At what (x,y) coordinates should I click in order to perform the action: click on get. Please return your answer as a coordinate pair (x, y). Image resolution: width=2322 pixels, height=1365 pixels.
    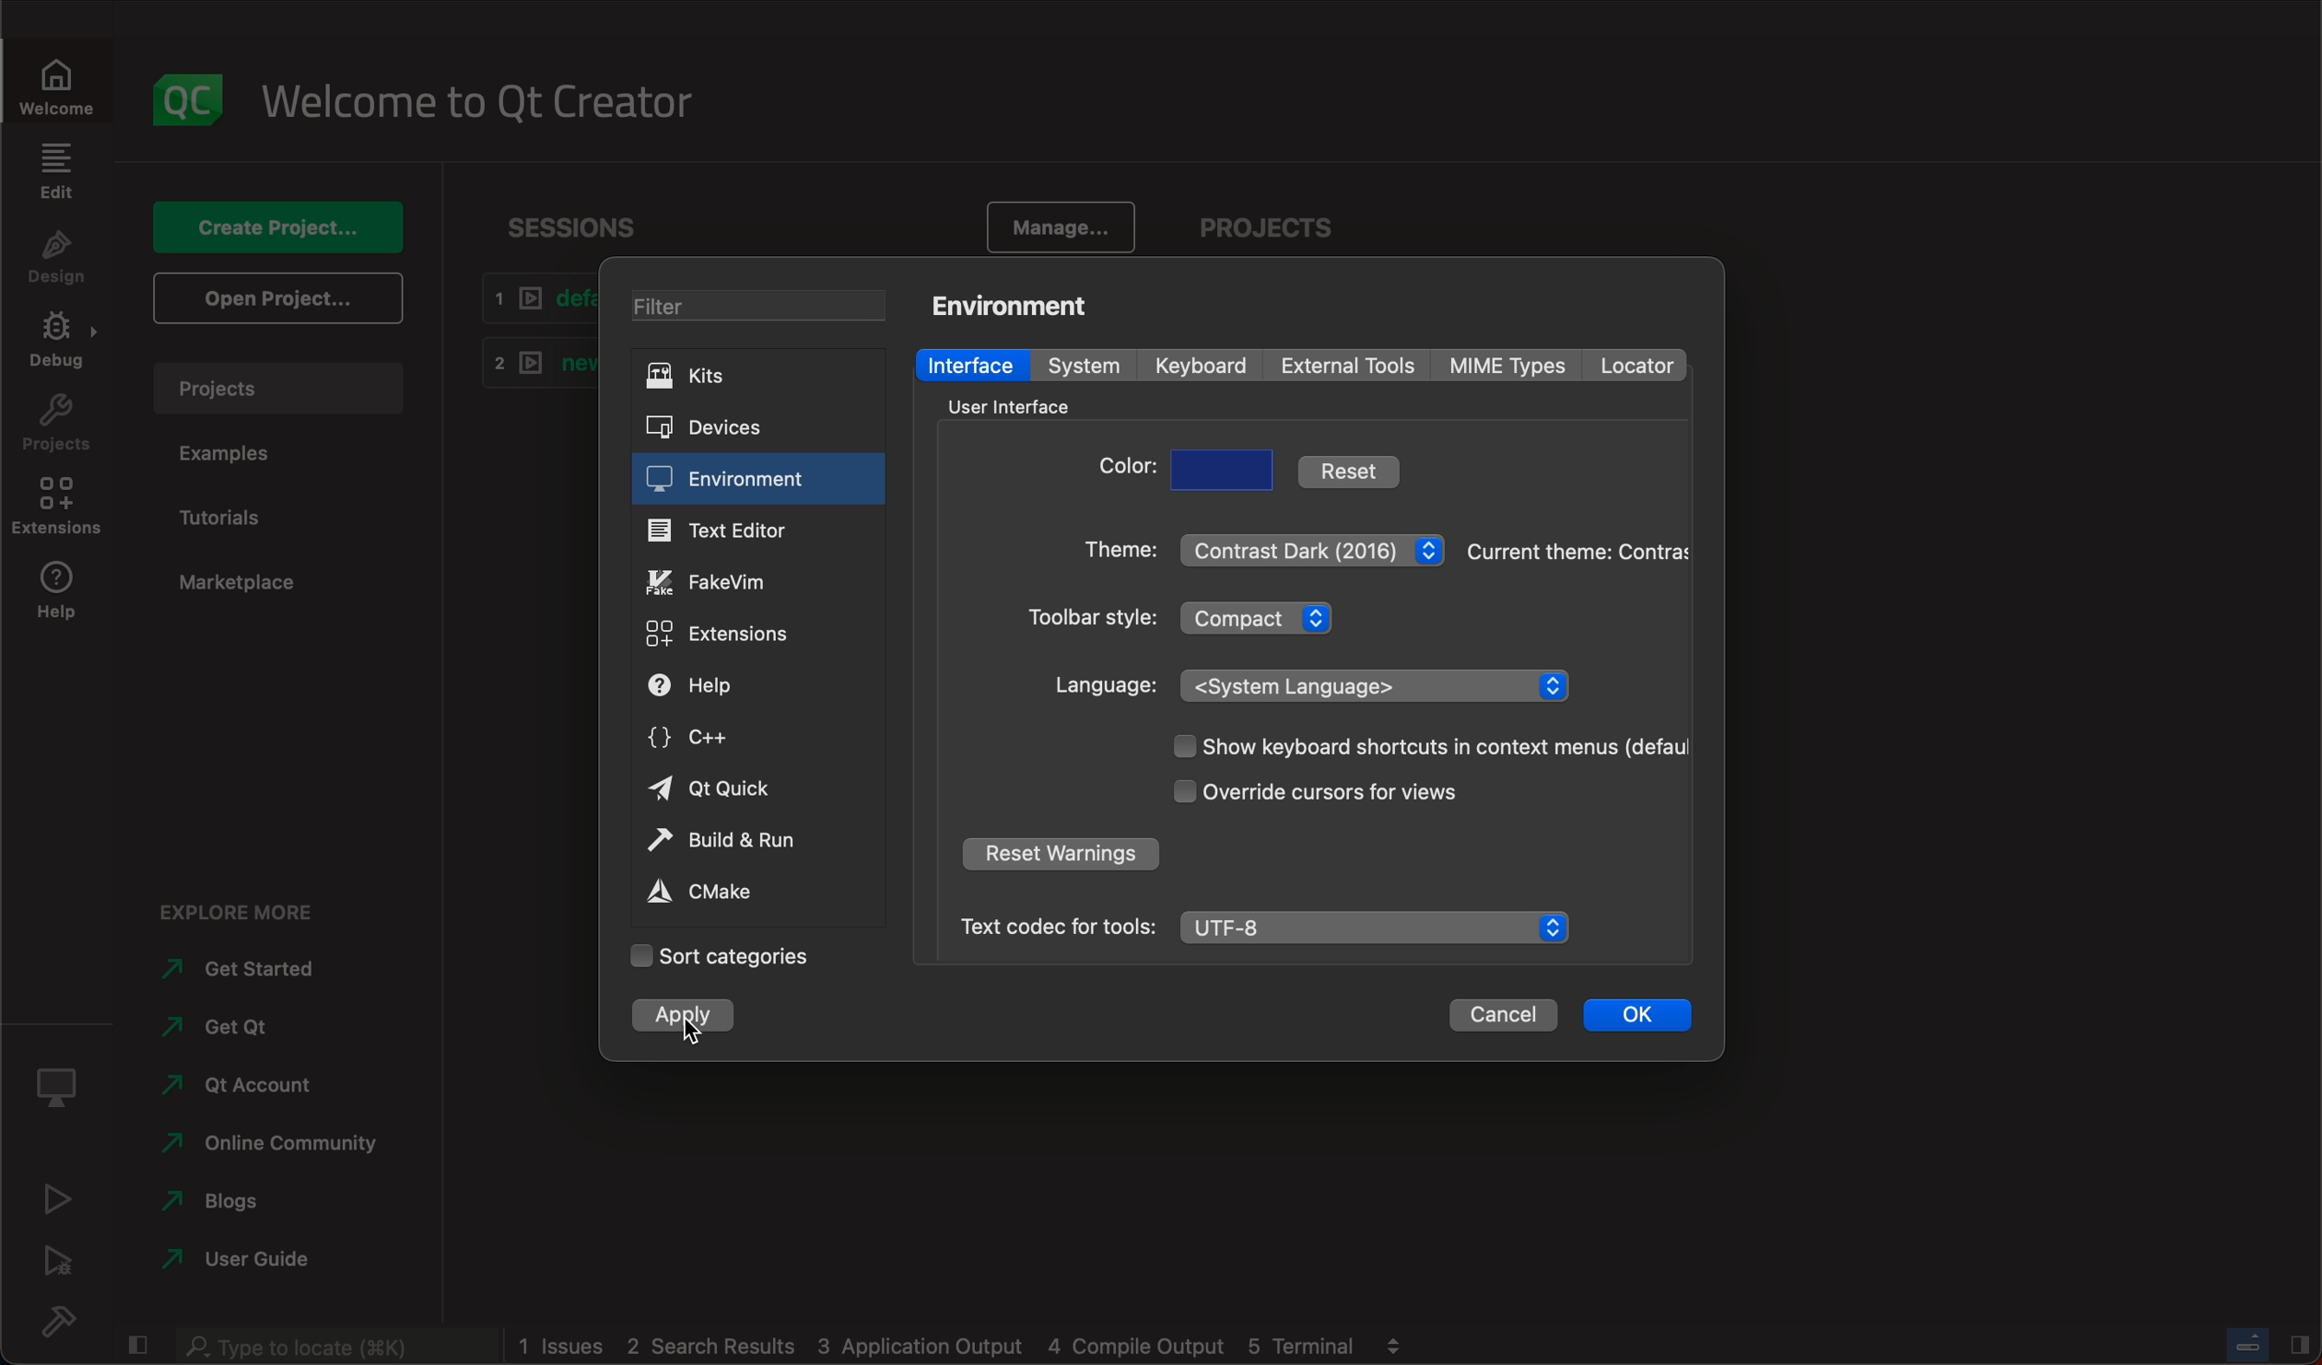
    Looking at the image, I should click on (233, 1021).